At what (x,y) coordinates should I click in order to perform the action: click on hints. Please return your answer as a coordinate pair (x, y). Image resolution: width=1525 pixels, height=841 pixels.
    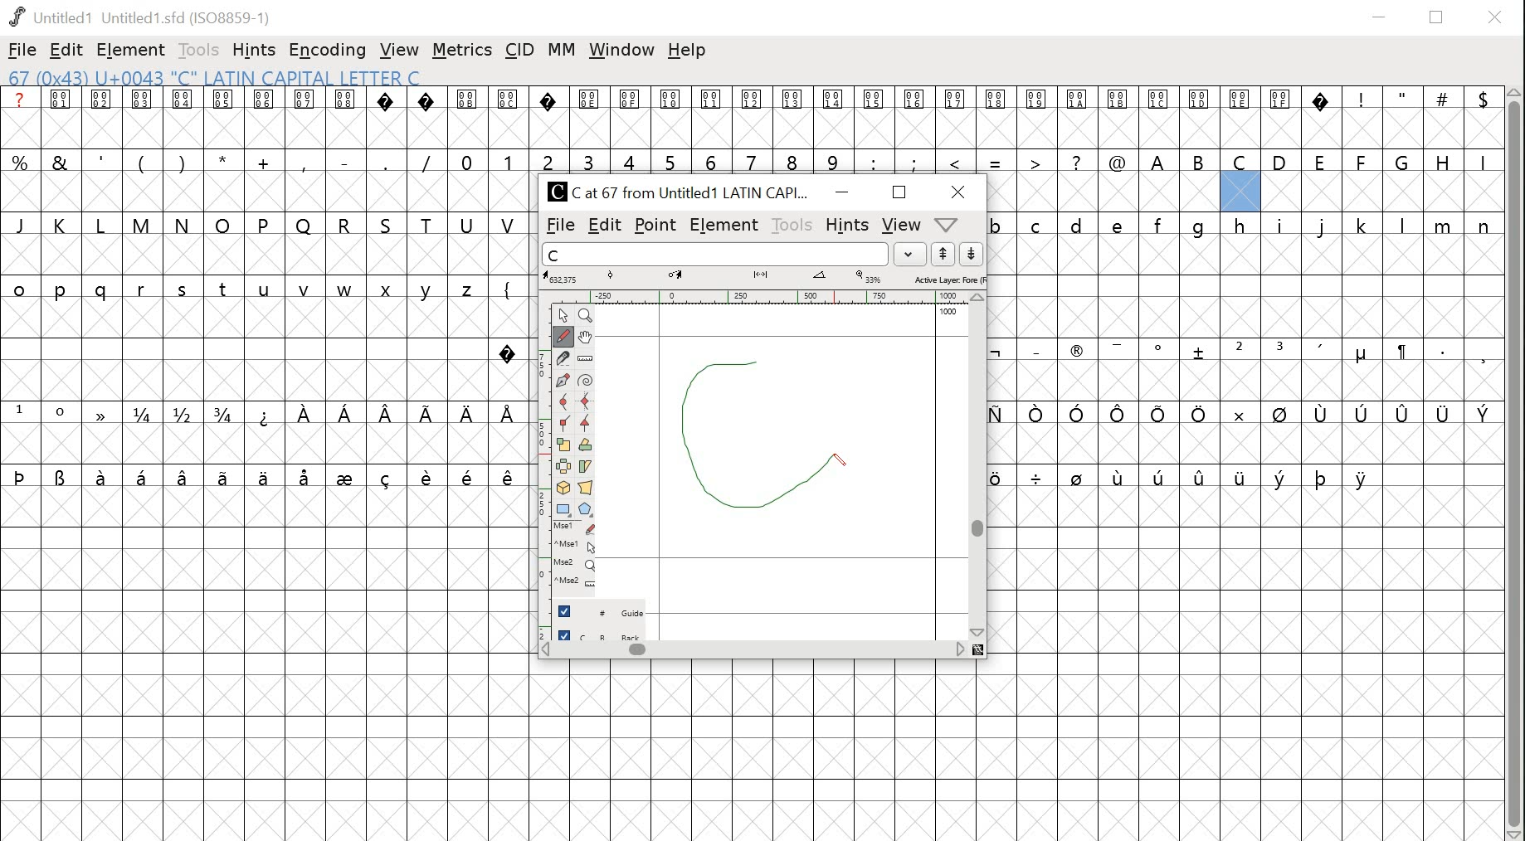
    Looking at the image, I should click on (845, 225).